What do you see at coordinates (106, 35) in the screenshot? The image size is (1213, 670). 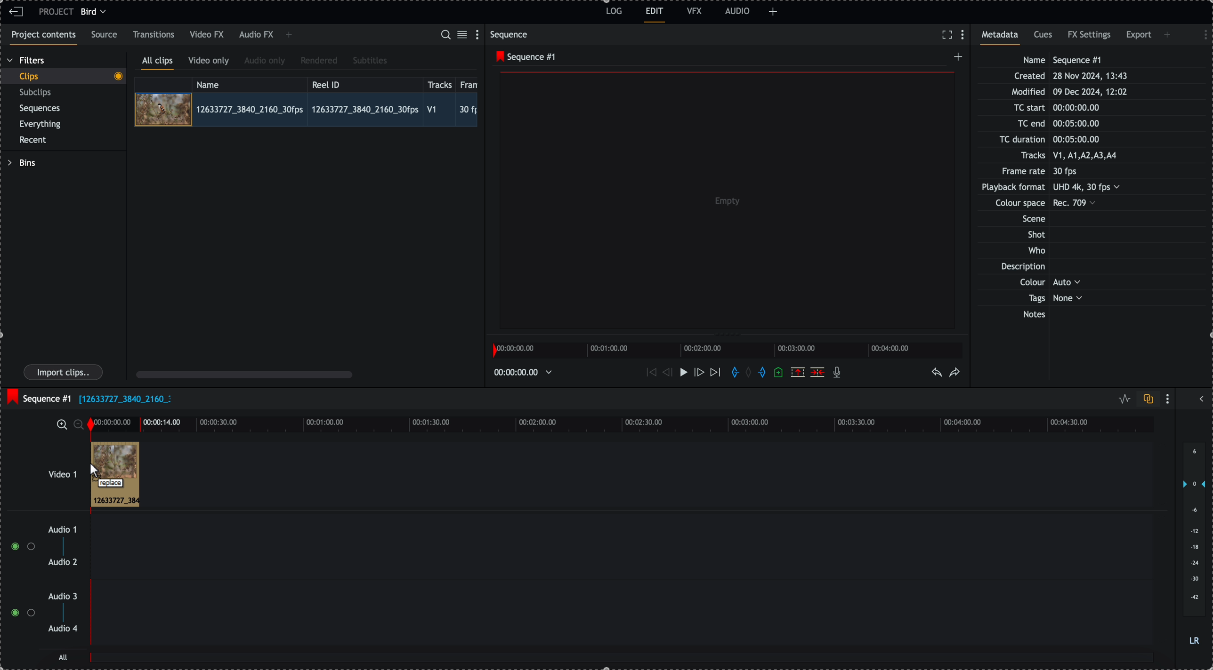 I see `source` at bounding box center [106, 35].